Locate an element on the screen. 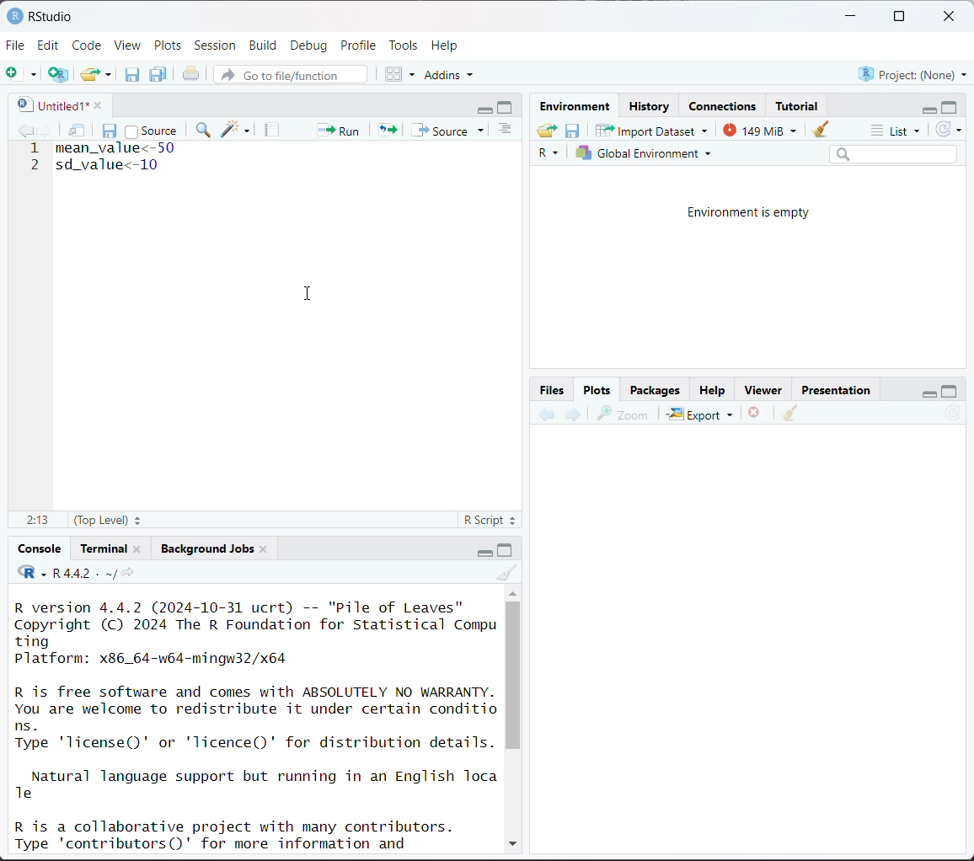  run is located at coordinates (336, 129).